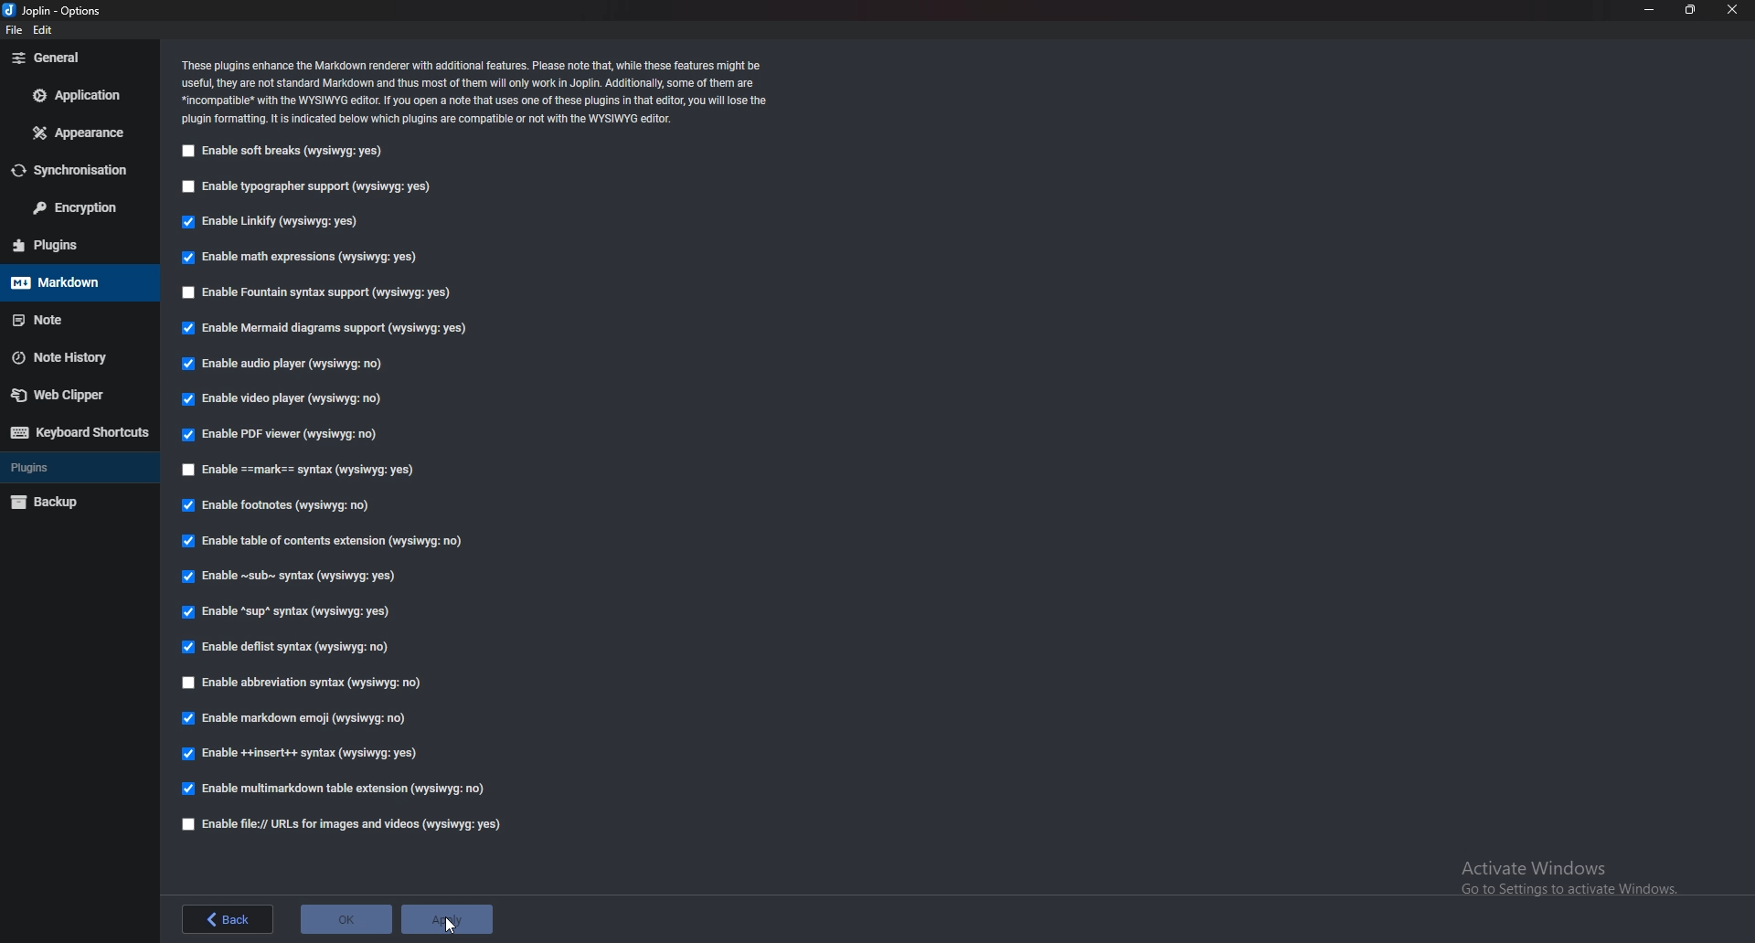 This screenshot has height=943, width=1755. Describe the element at coordinates (292, 614) in the screenshot. I see `Enable sup syntax` at that location.